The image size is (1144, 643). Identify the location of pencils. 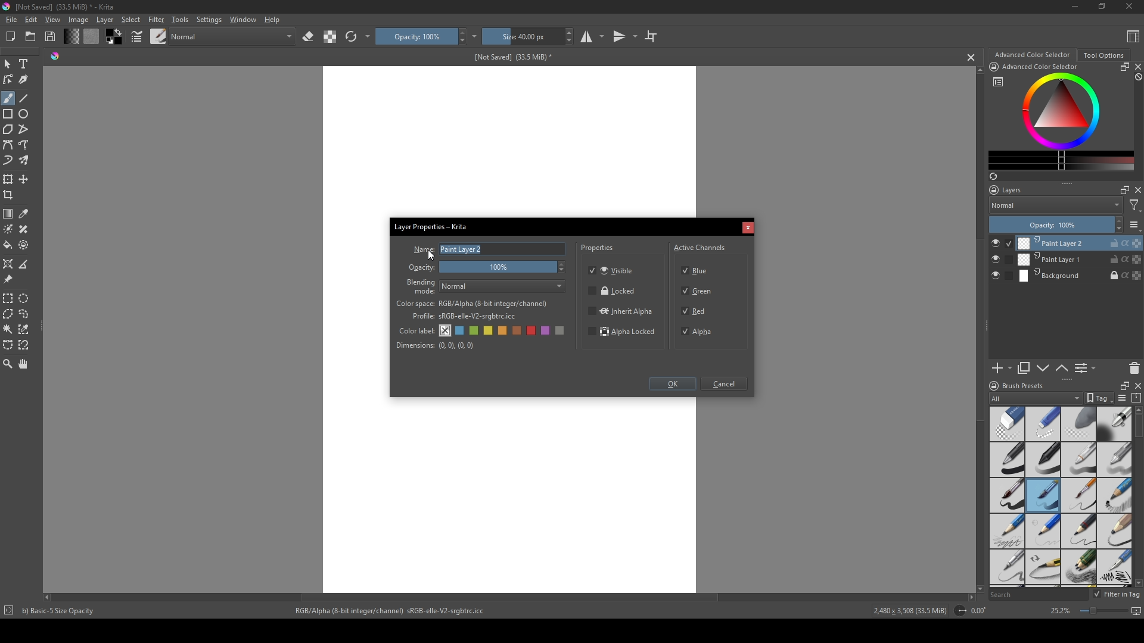
(1078, 568).